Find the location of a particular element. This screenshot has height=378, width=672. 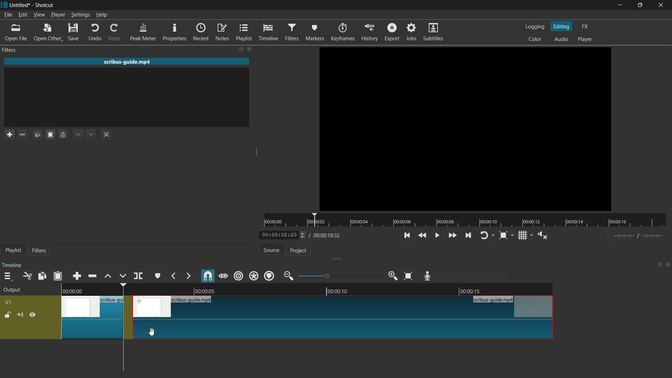

skip to the next point is located at coordinates (469, 235).